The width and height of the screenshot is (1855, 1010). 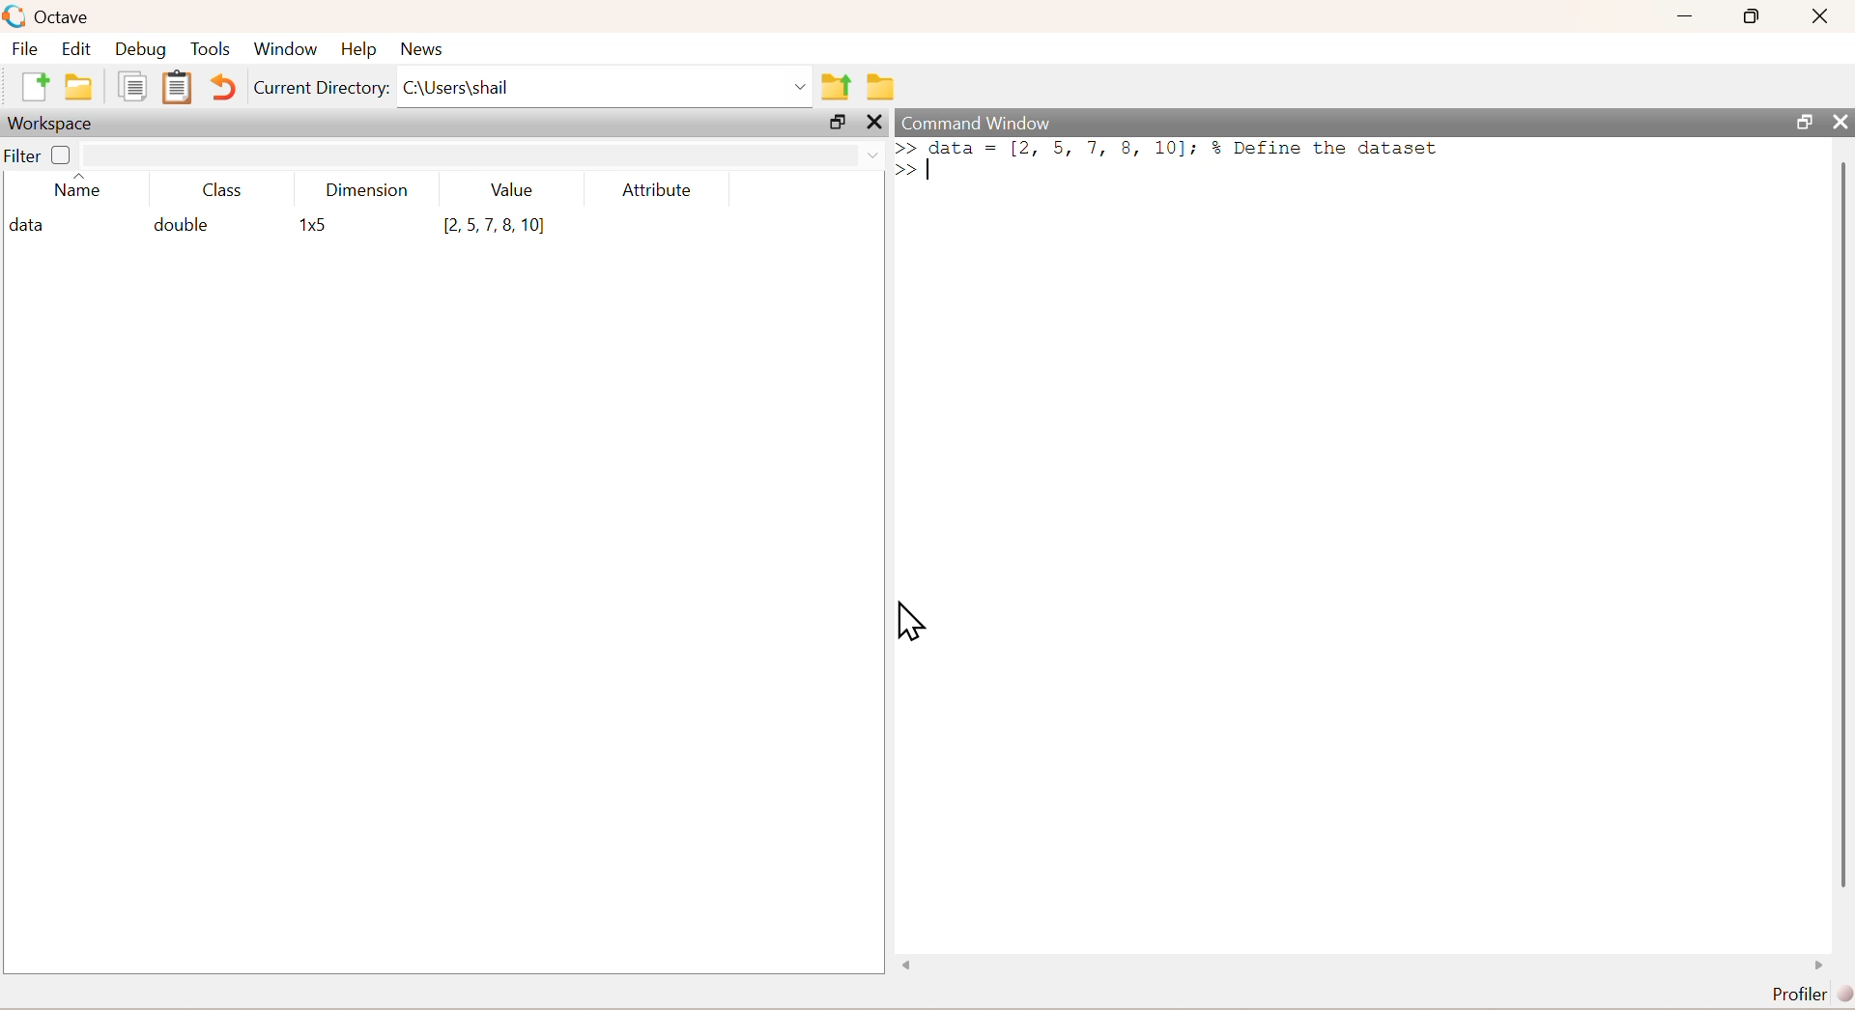 What do you see at coordinates (359, 50) in the screenshot?
I see `help` at bounding box center [359, 50].